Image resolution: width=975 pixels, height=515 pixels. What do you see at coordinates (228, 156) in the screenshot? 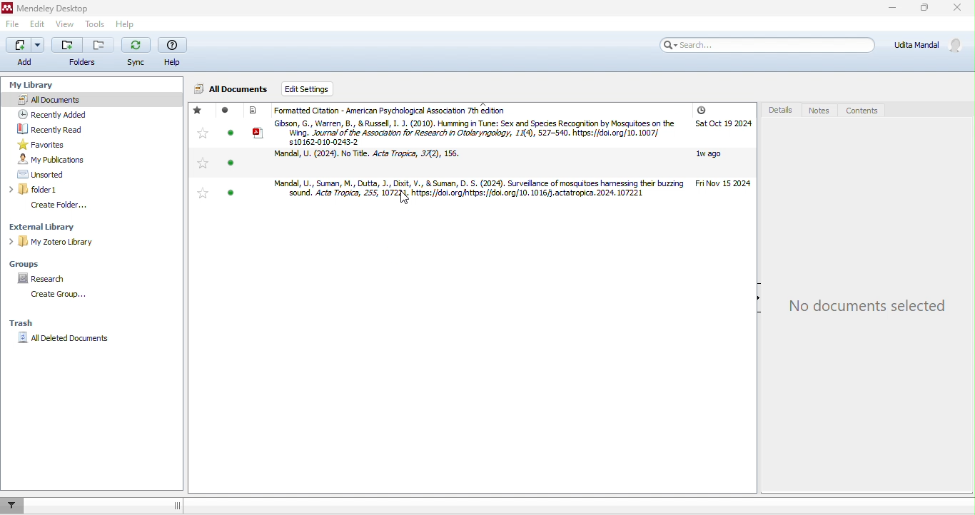
I see `read/unread` at bounding box center [228, 156].